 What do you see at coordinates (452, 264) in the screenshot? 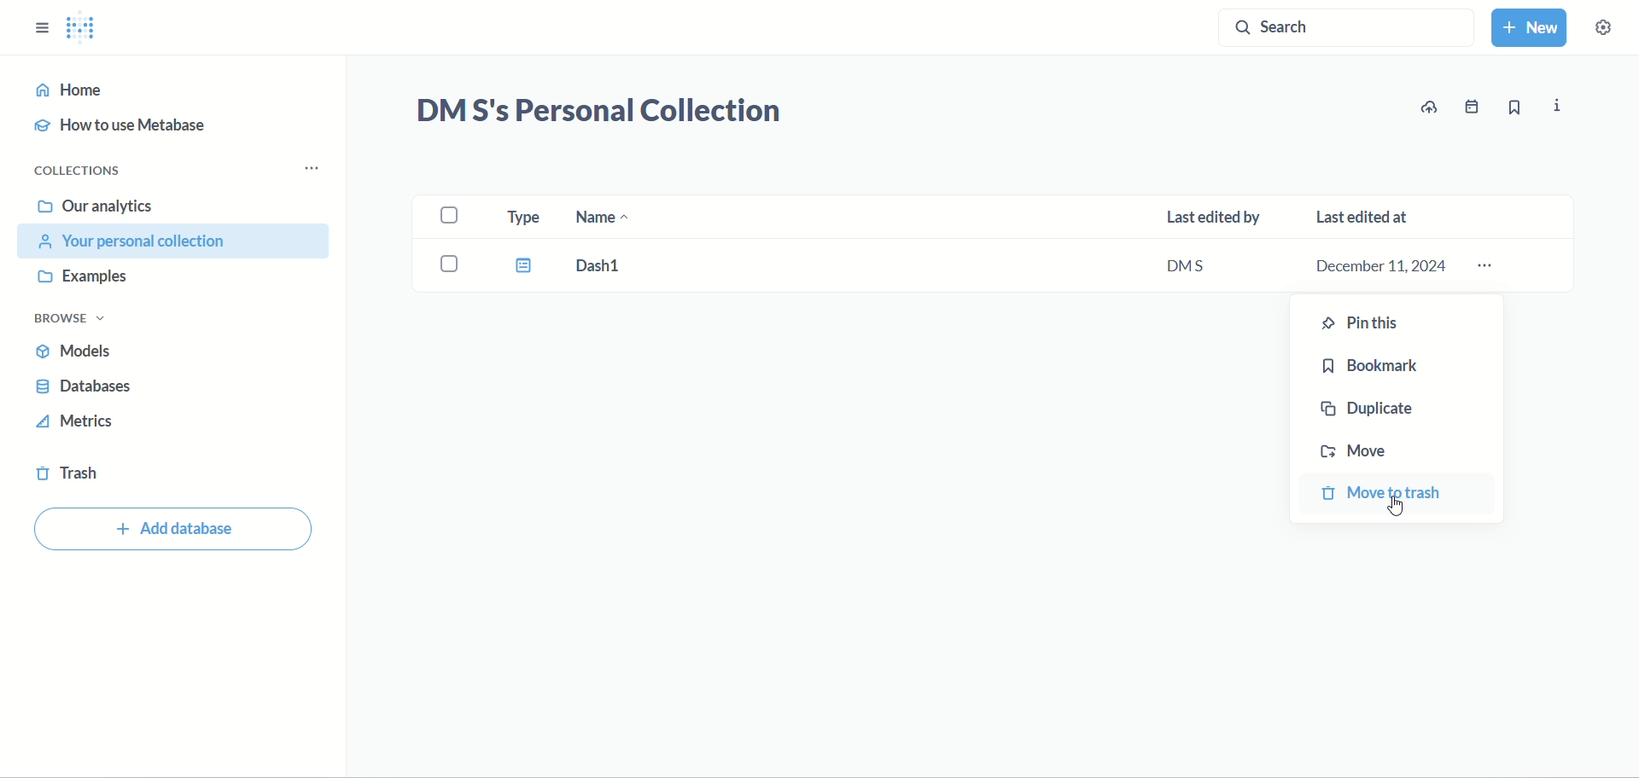
I see `select dash1 checkbox` at bounding box center [452, 264].